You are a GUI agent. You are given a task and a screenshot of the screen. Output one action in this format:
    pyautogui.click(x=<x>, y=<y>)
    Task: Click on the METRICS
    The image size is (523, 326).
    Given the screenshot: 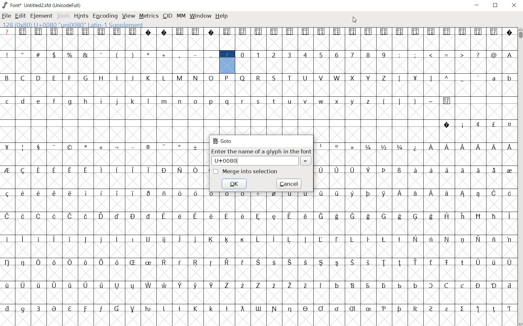 What is the action you would take?
    pyautogui.click(x=149, y=15)
    